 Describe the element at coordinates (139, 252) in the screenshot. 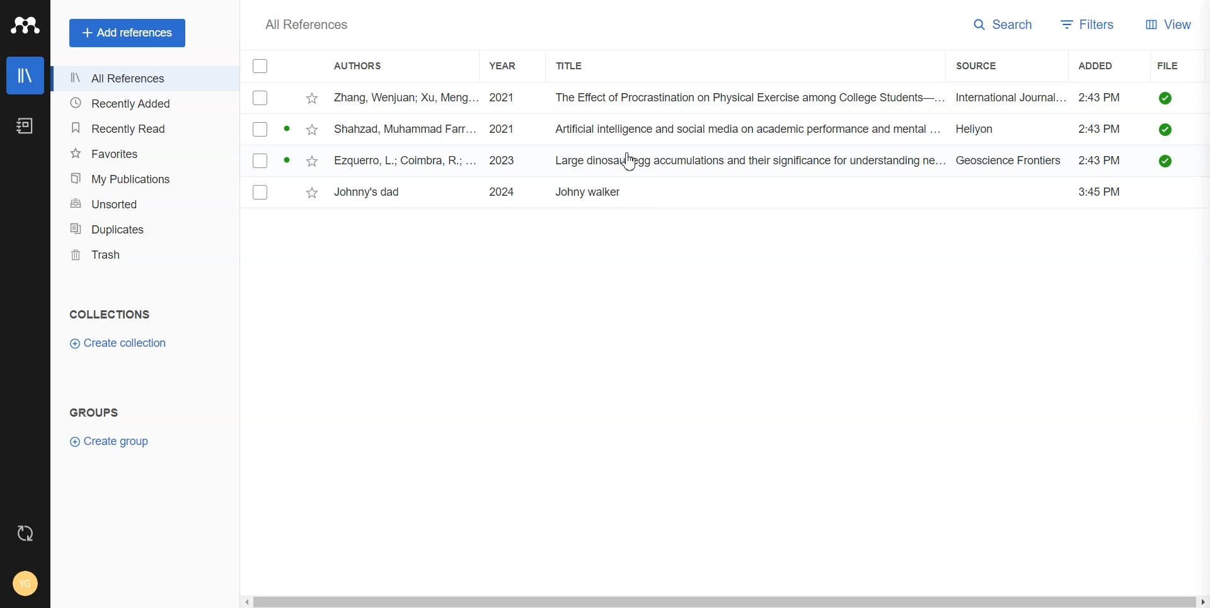

I see `Trash` at that location.